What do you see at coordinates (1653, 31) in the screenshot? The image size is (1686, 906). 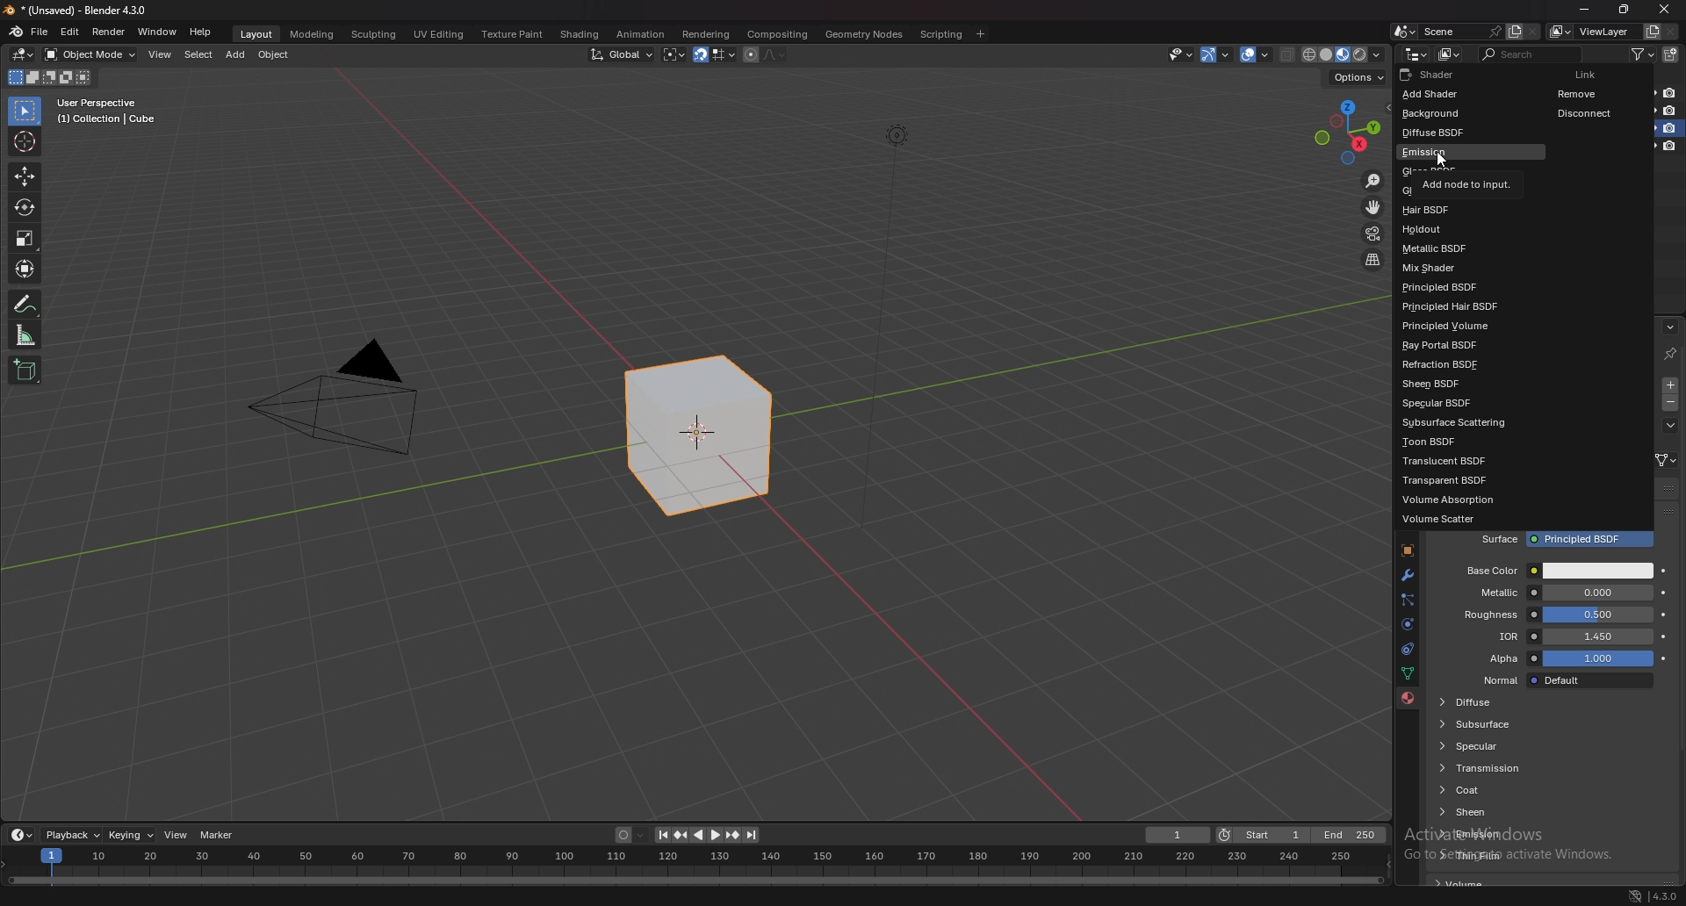 I see `add viewlayer` at bounding box center [1653, 31].